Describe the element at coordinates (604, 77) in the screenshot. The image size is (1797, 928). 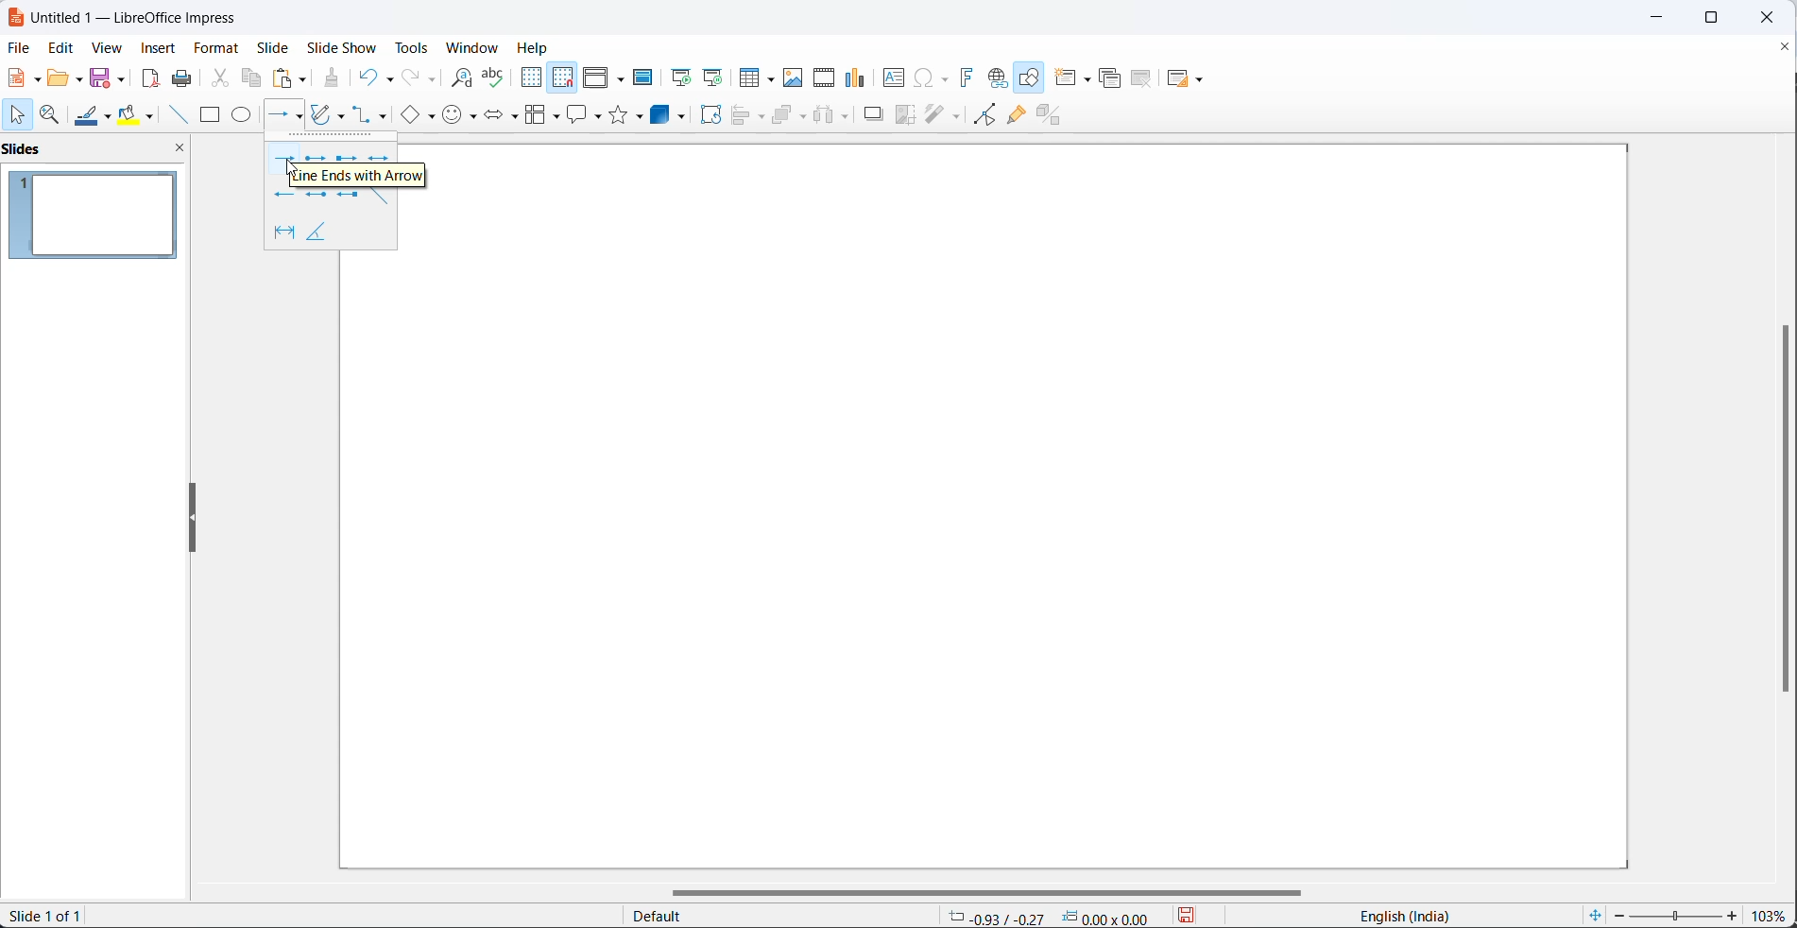
I see `display view` at that location.